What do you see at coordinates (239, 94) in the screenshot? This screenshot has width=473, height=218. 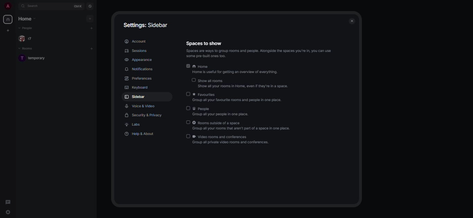 I see `favorites` at bounding box center [239, 94].